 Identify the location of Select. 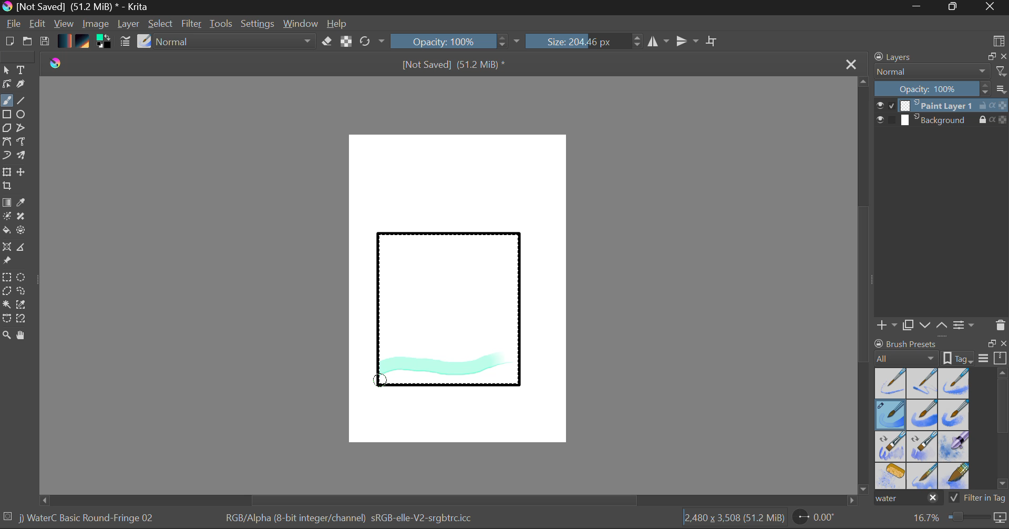
(161, 24).